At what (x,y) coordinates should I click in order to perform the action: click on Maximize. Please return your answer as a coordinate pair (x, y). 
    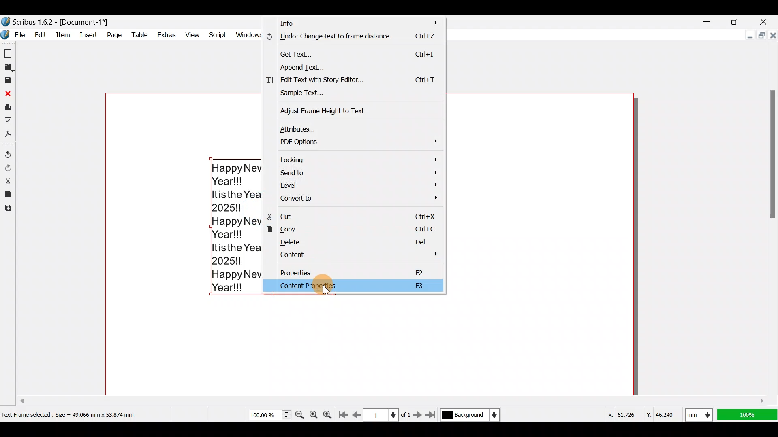
    Looking at the image, I should click on (741, 21).